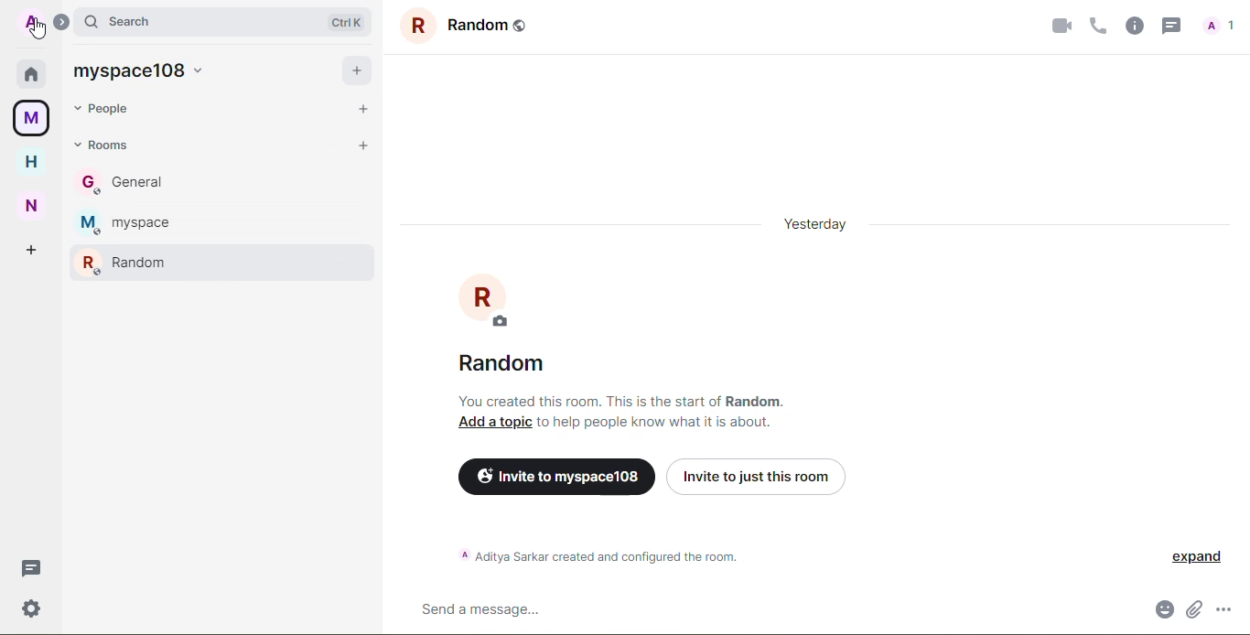  I want to click on account, so click(31, 23).